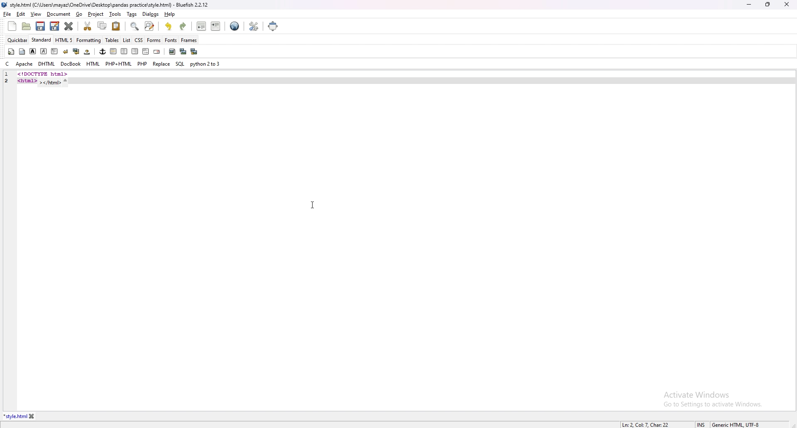 This screenshot has width=797, height=428. What do you see at coordinates (701, 424) in the screenshot?
I see `cursor mode` at bounding box center [701, 424].